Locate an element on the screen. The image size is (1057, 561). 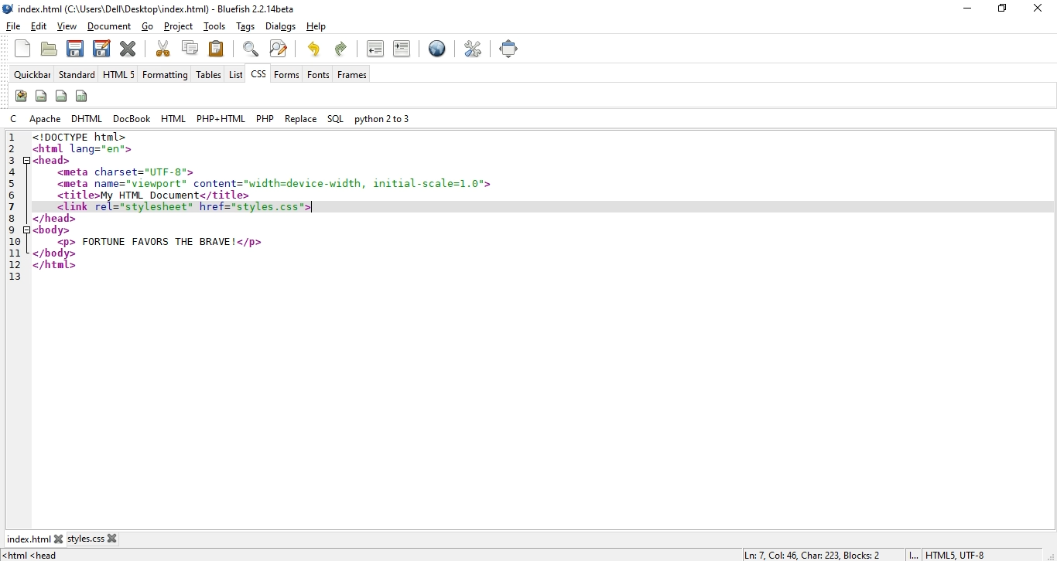
c is located at coordinates (16, 118).